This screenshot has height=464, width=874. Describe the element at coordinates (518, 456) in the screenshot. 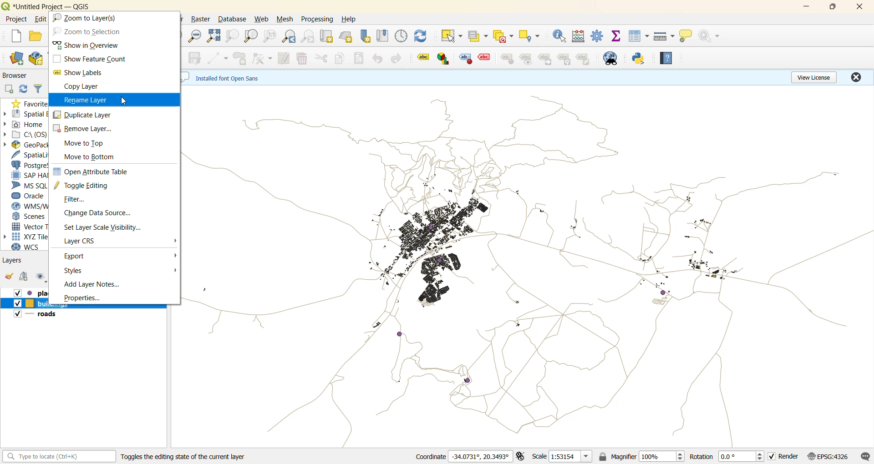

I see `toggle extents` at that location.